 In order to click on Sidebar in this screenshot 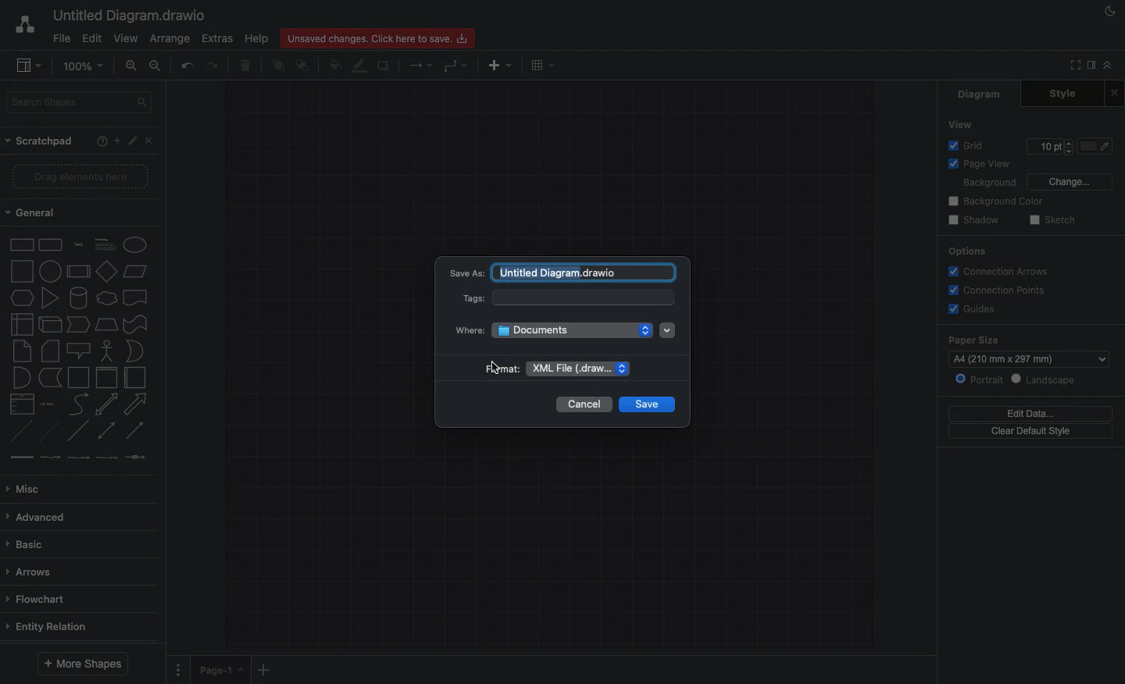, I will do `click(29, 66)`.